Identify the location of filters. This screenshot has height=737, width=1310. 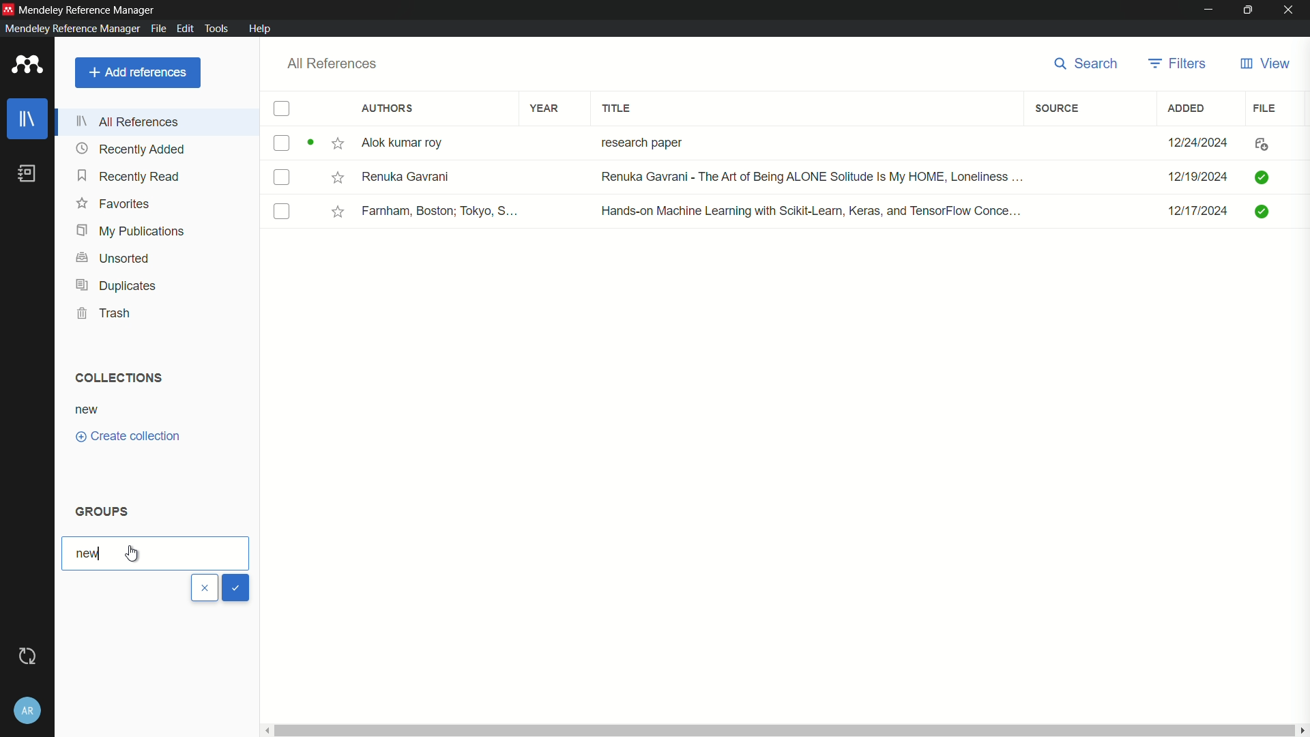
(1178, 63).